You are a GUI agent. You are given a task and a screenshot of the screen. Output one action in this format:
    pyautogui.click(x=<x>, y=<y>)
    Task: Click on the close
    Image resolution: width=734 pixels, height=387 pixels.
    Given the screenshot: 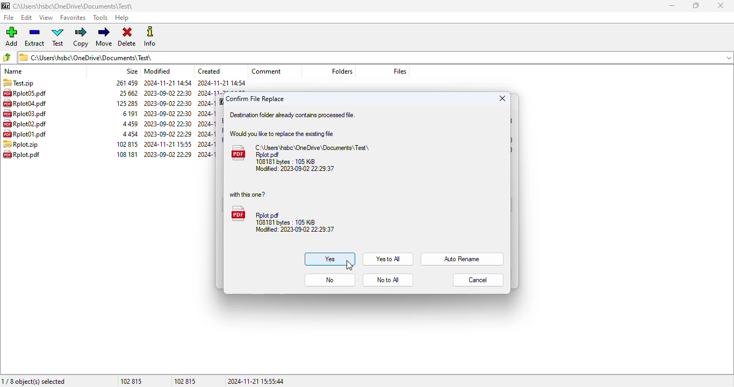 What is the action you would take?
    pyautogui.click(x=503, y=98)
    